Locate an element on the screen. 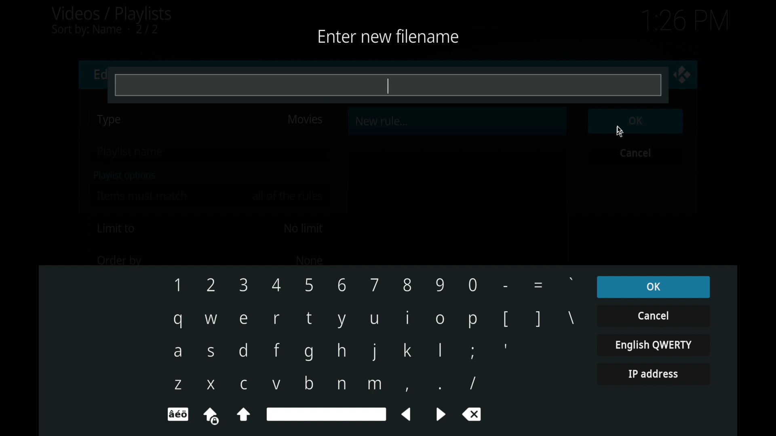 The image size is (776, 436). no limit is located at coordinates (303, 228).